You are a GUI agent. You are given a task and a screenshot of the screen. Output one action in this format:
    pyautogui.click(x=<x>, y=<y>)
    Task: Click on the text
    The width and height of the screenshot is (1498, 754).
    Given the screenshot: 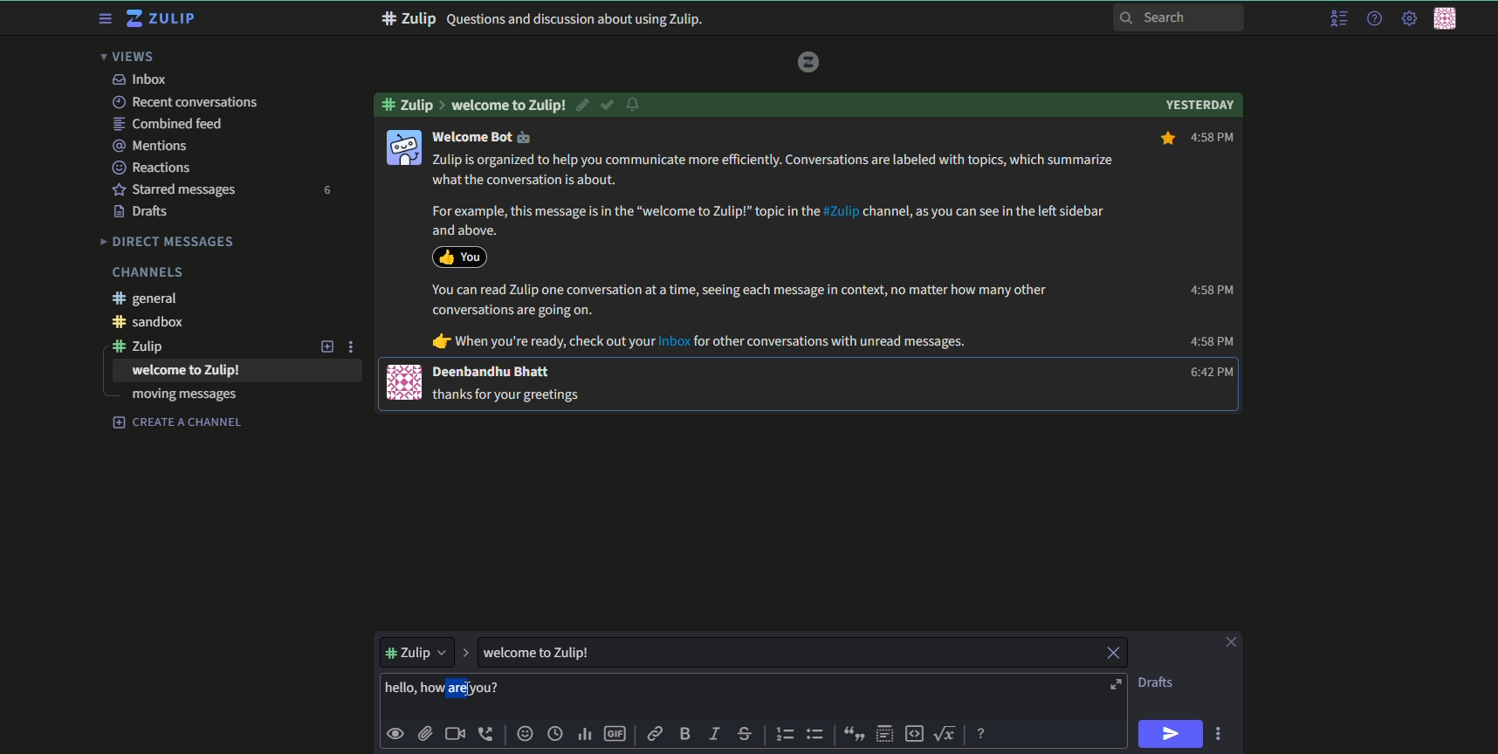 What is the action you would take?
    pyautogui.click(x=1158, y=682)
    